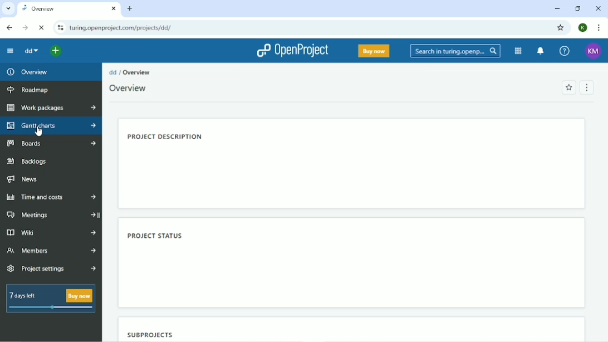  What do you see at coordinates (25, 179) in the screenshot?
I see `News` at bounding box center [25, 179].